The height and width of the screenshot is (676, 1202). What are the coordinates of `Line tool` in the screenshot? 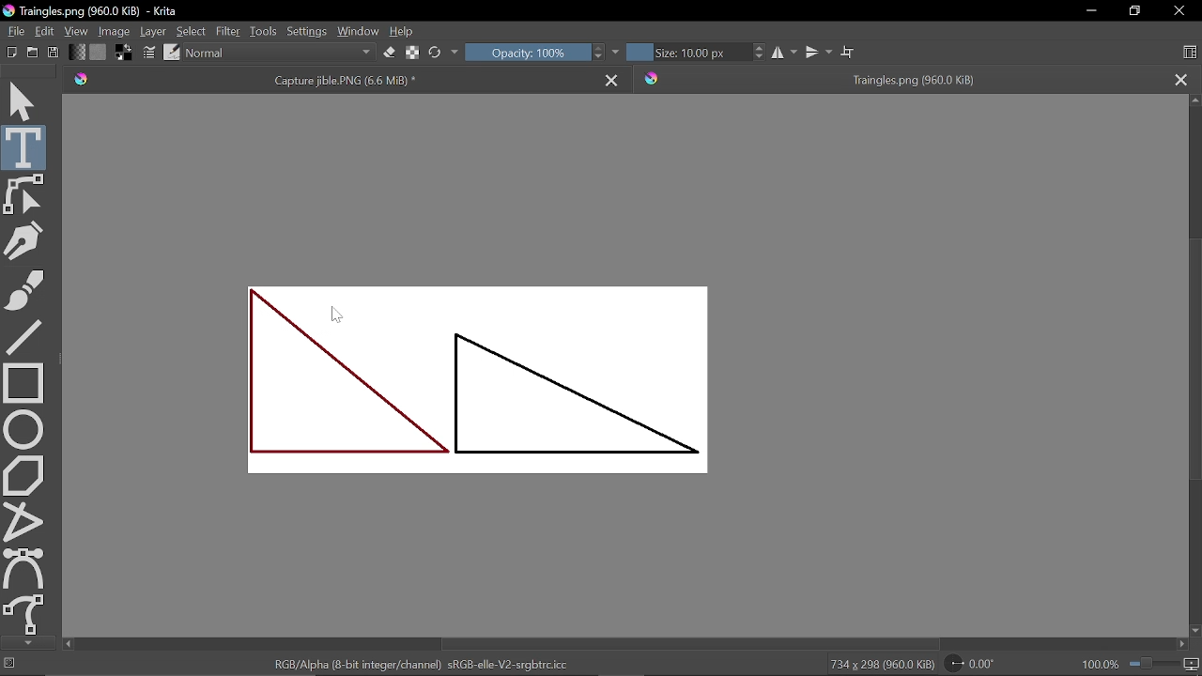 It's located at (24, 335).